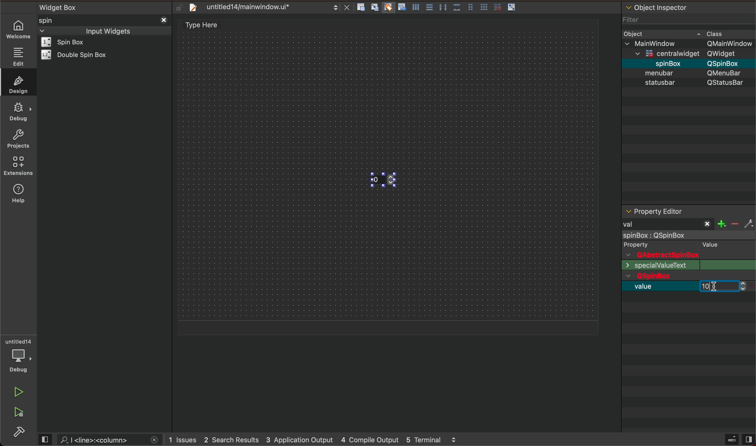  I want to click on , so click(671, 52).